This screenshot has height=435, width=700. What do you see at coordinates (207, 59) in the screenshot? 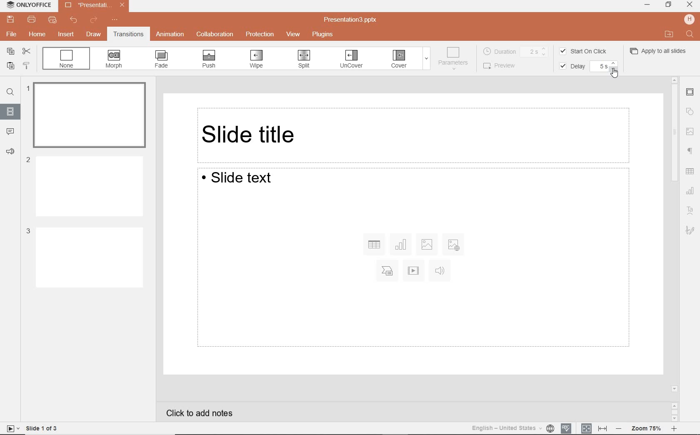
I see `PUSH` at bounding box center [207, 59].